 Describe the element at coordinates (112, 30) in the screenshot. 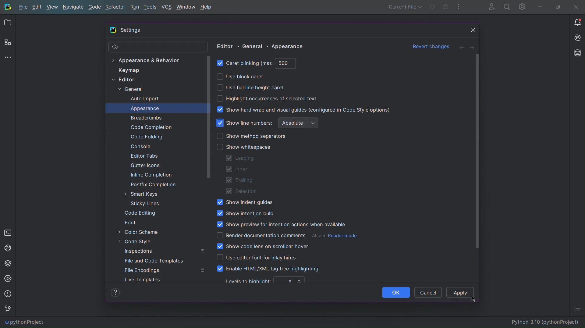

I see `Logo` at that location.